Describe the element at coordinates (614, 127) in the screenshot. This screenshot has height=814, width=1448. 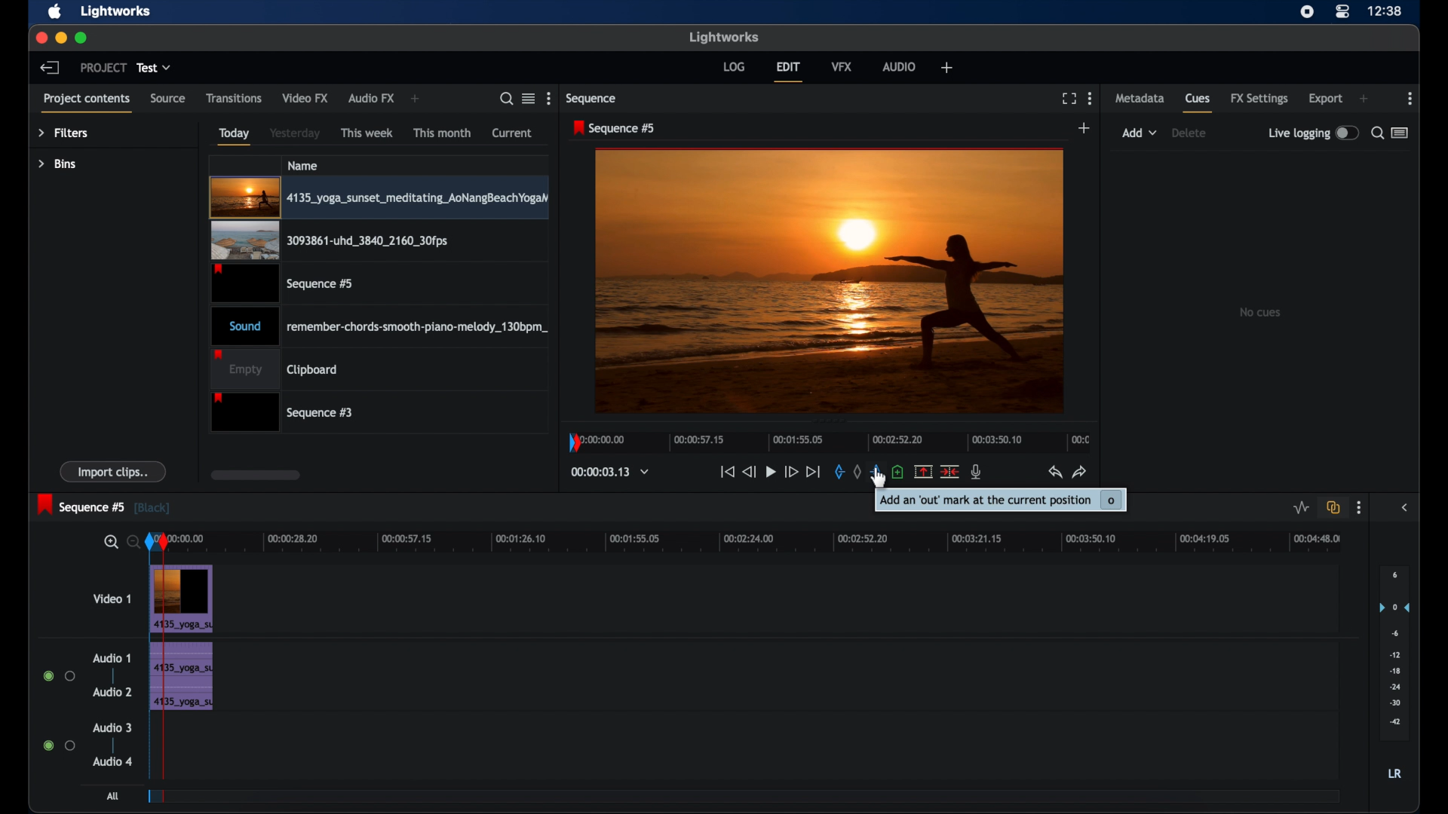
I see `sequence` at that location.